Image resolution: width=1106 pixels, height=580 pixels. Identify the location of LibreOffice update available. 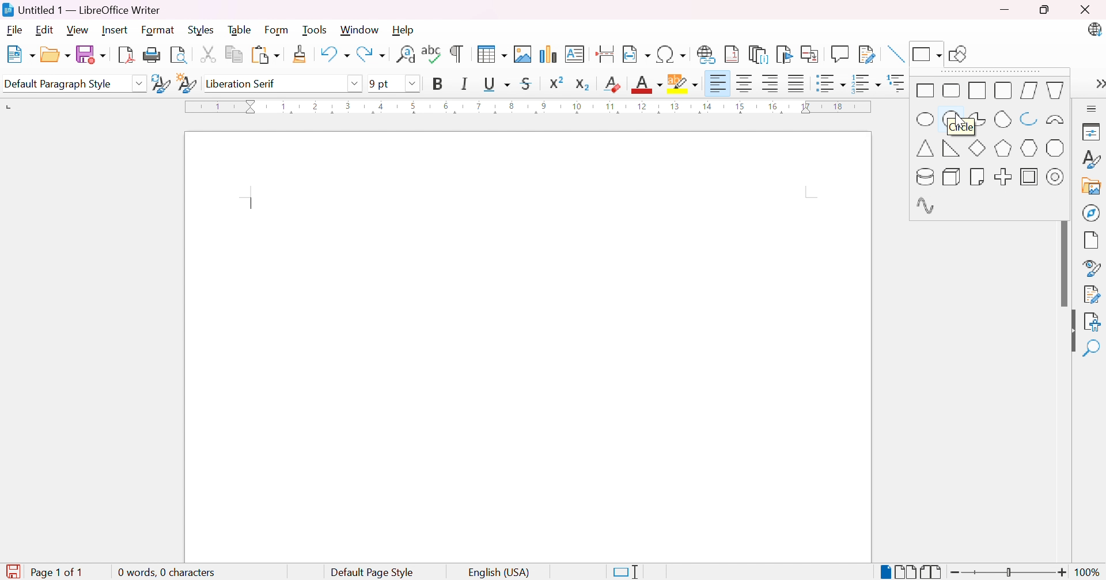
(1093, 29).